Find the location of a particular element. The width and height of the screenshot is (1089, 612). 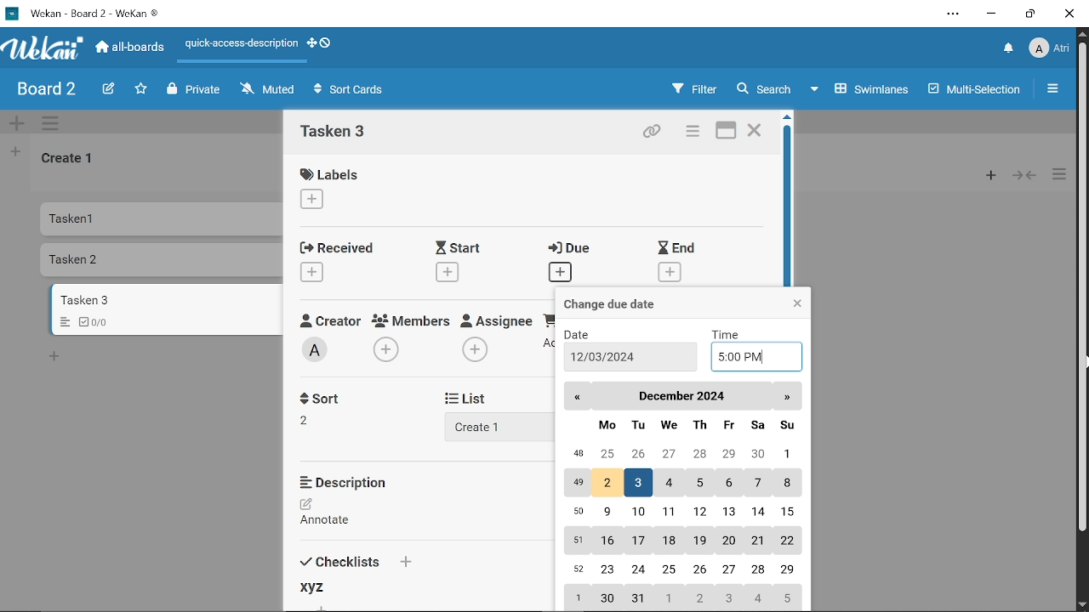

Copy link of this card to clipboard is located at coordinates (650, 132).